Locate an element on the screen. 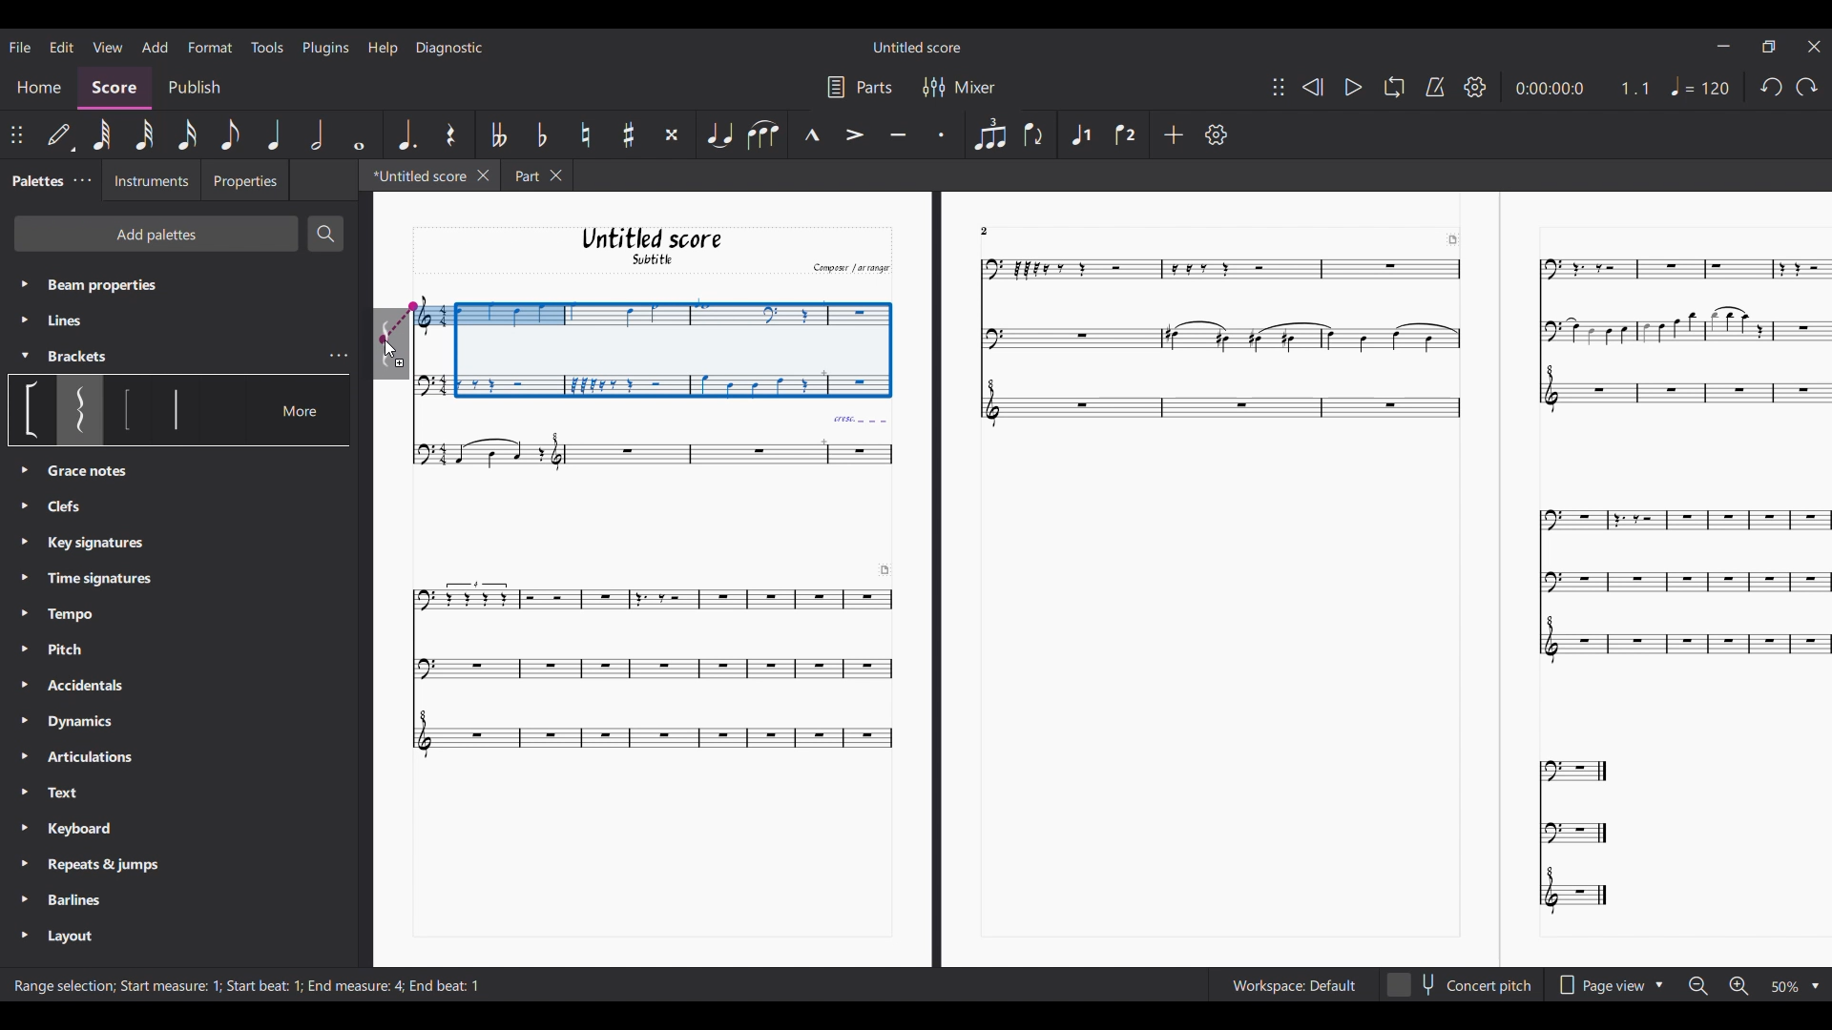 This screenshot has height=1030, width=1832. Filter is located at coordinates (931, 87).